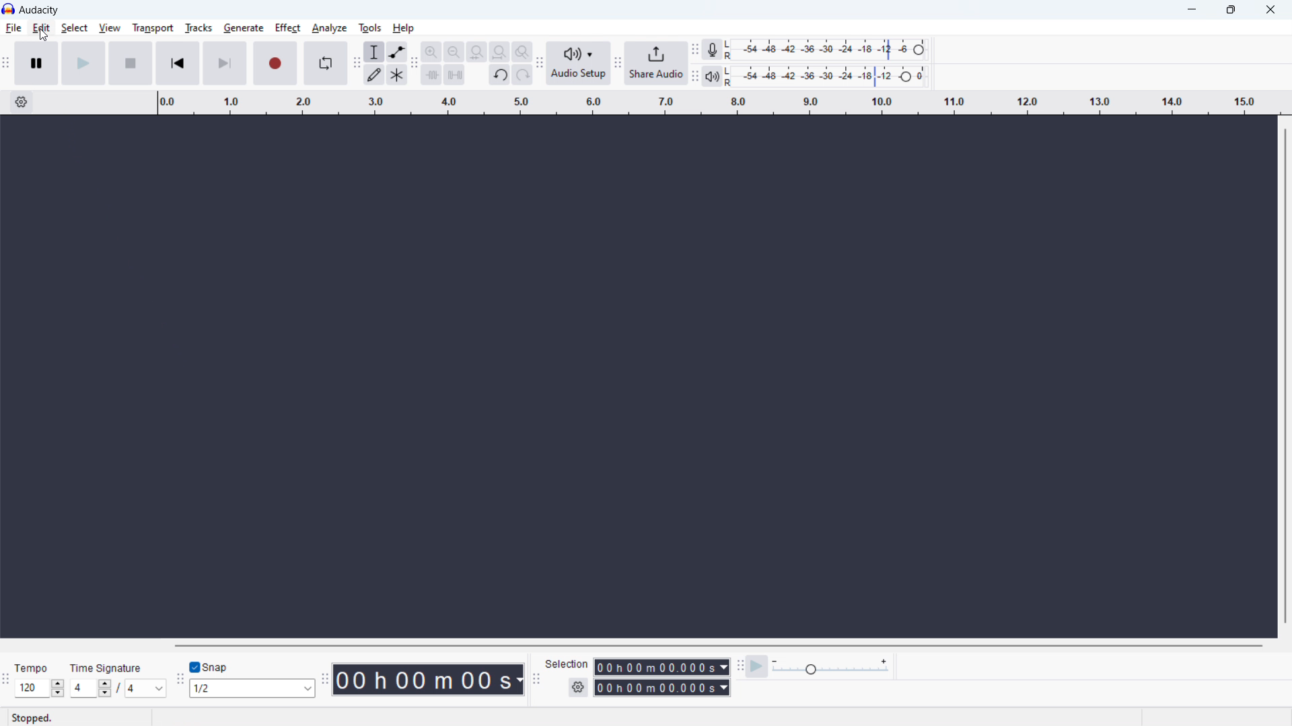  Describe the element at coordinates (499, 52) in the screenshot. I see `fit project to width` at that location.